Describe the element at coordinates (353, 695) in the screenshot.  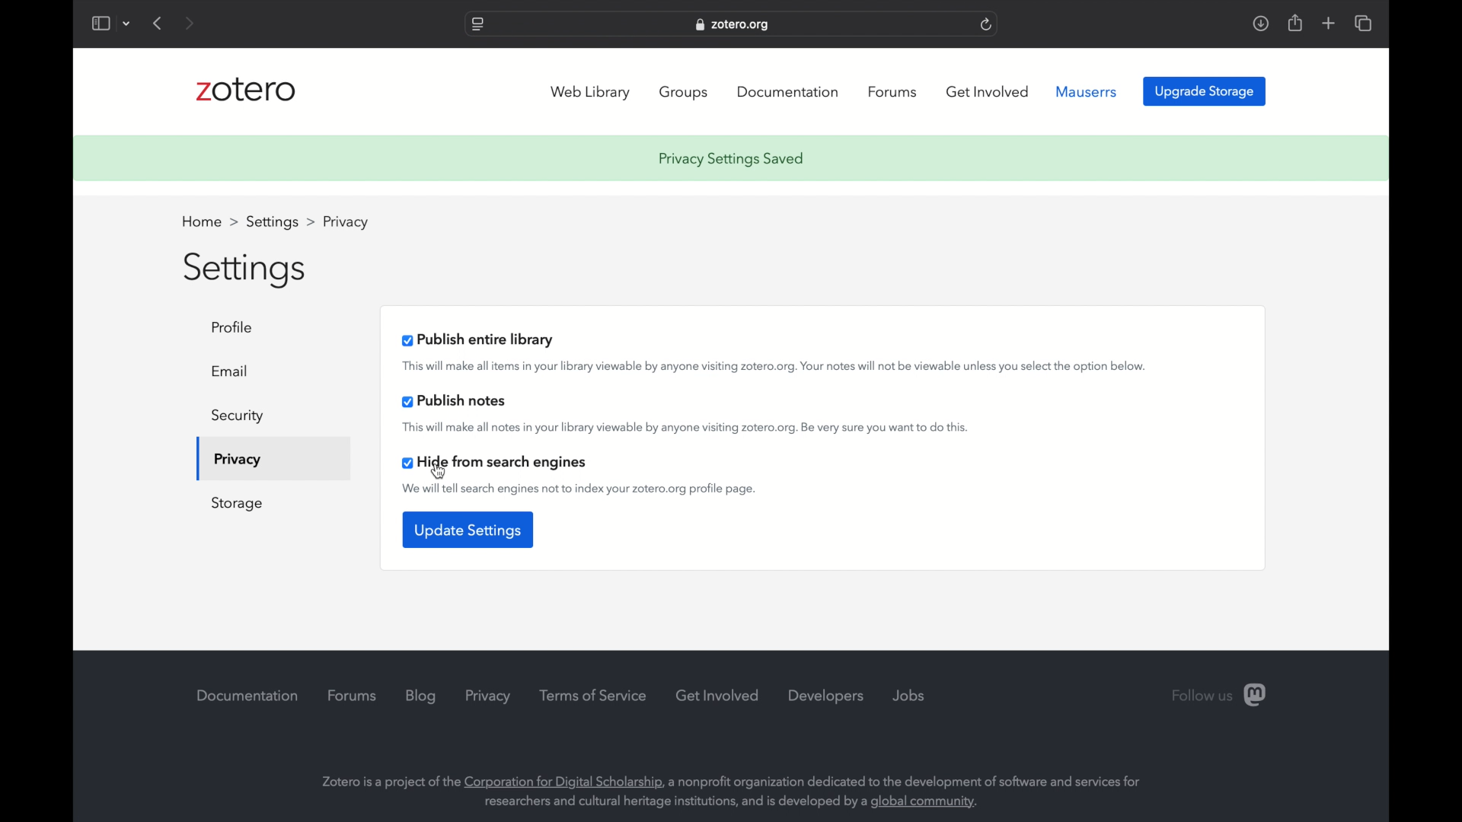
I see `forums` at that location.